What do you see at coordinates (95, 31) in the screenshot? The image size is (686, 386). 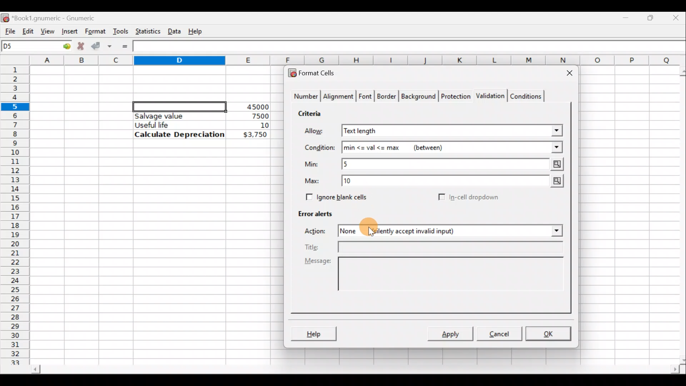 I see `Format` at bounding box center [95, 31].